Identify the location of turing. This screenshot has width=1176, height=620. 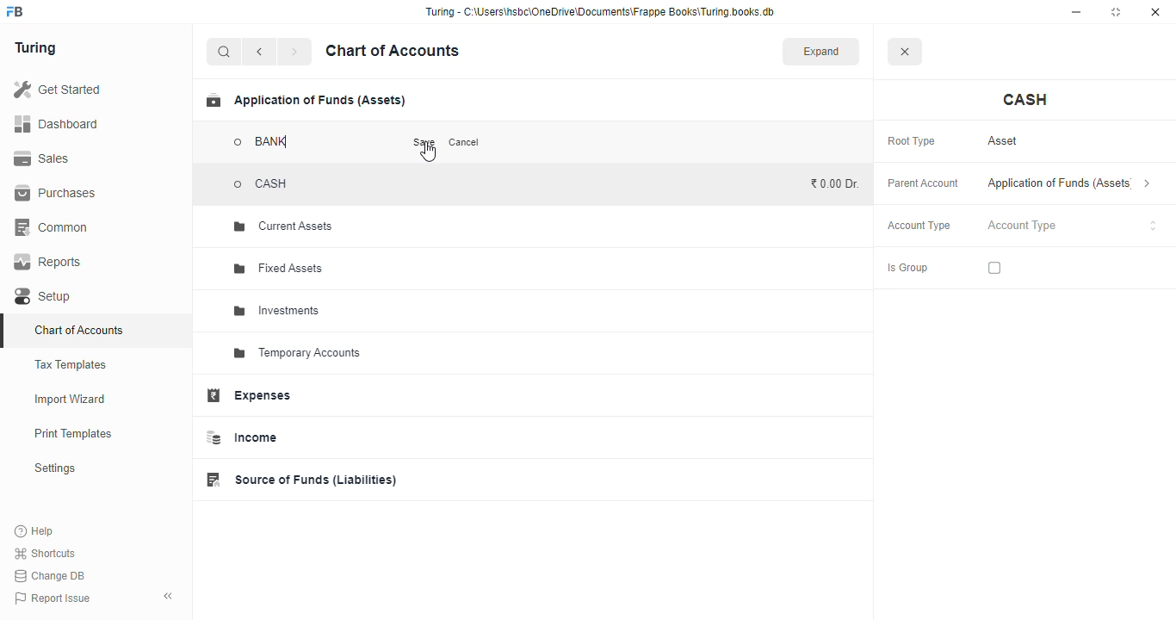
(34, 48).